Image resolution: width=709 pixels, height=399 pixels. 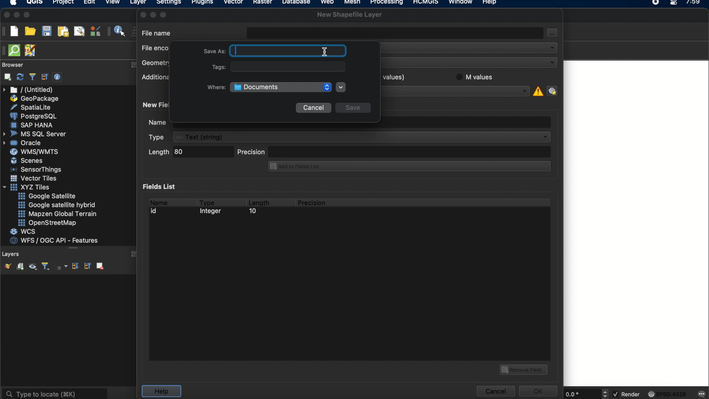 I want to click on database, so click(x=296, y=3).